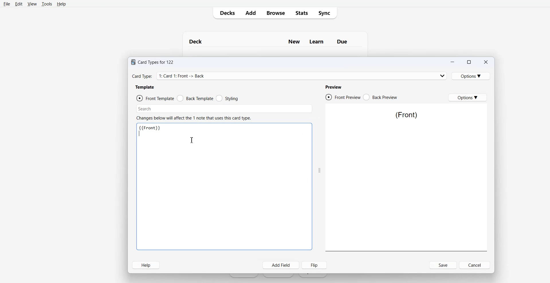 The height and width of the screenshot is (283, 550). I want to click on Text 1, so click(270, 42).